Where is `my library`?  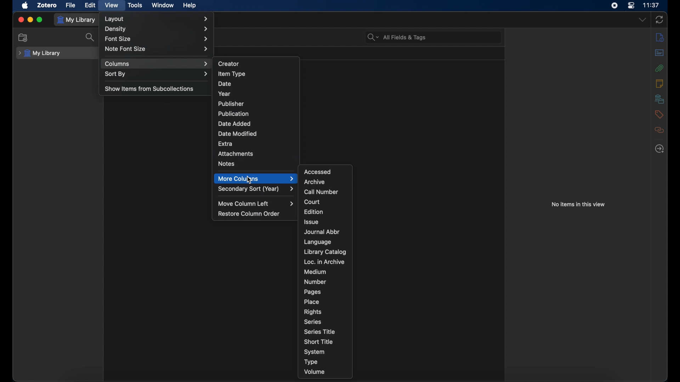
my library is located at coordinates (40, 53).